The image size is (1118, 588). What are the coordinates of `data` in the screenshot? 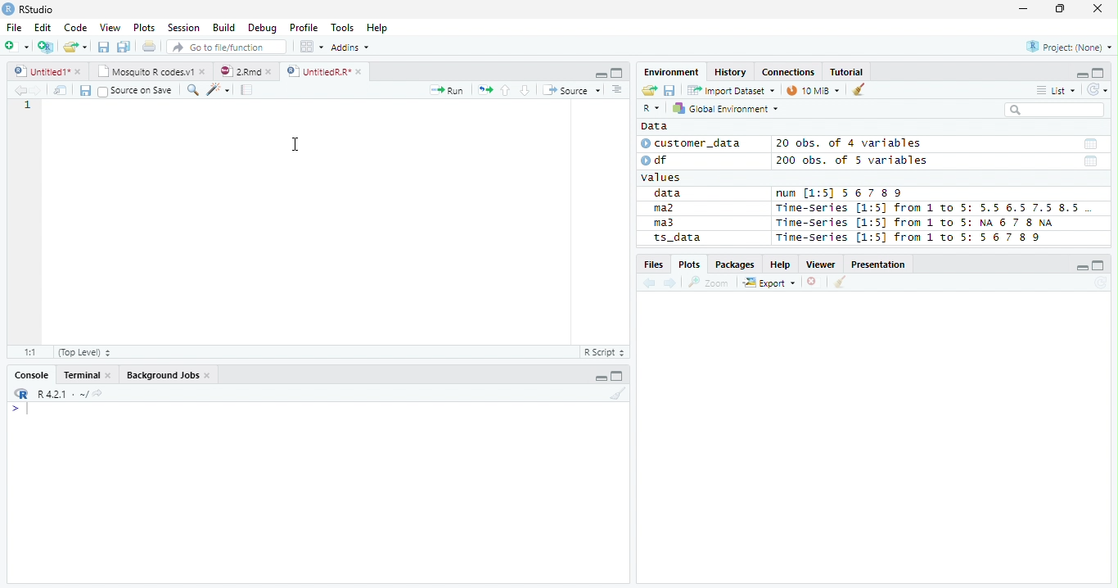 It's located at (670, 194).